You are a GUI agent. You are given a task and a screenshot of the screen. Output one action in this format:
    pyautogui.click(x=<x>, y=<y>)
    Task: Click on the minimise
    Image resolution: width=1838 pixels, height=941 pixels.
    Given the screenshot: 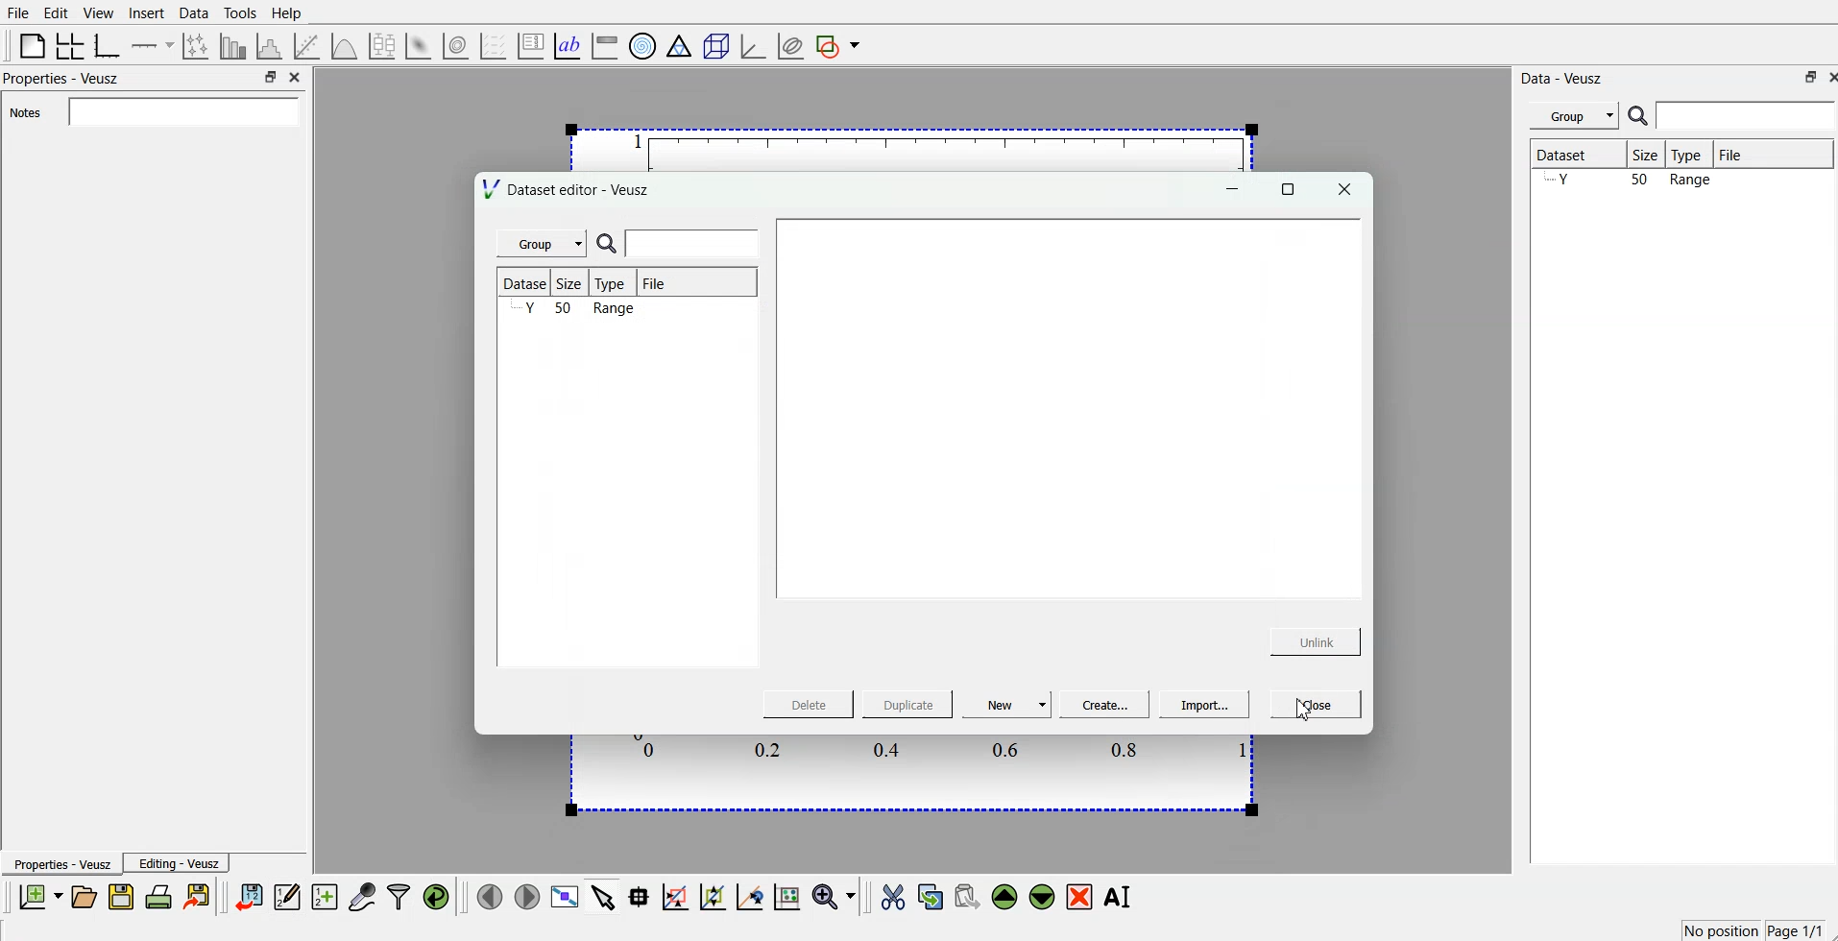 What is the action you would take?
    pyautogui.click(x=1804, y=77)
    